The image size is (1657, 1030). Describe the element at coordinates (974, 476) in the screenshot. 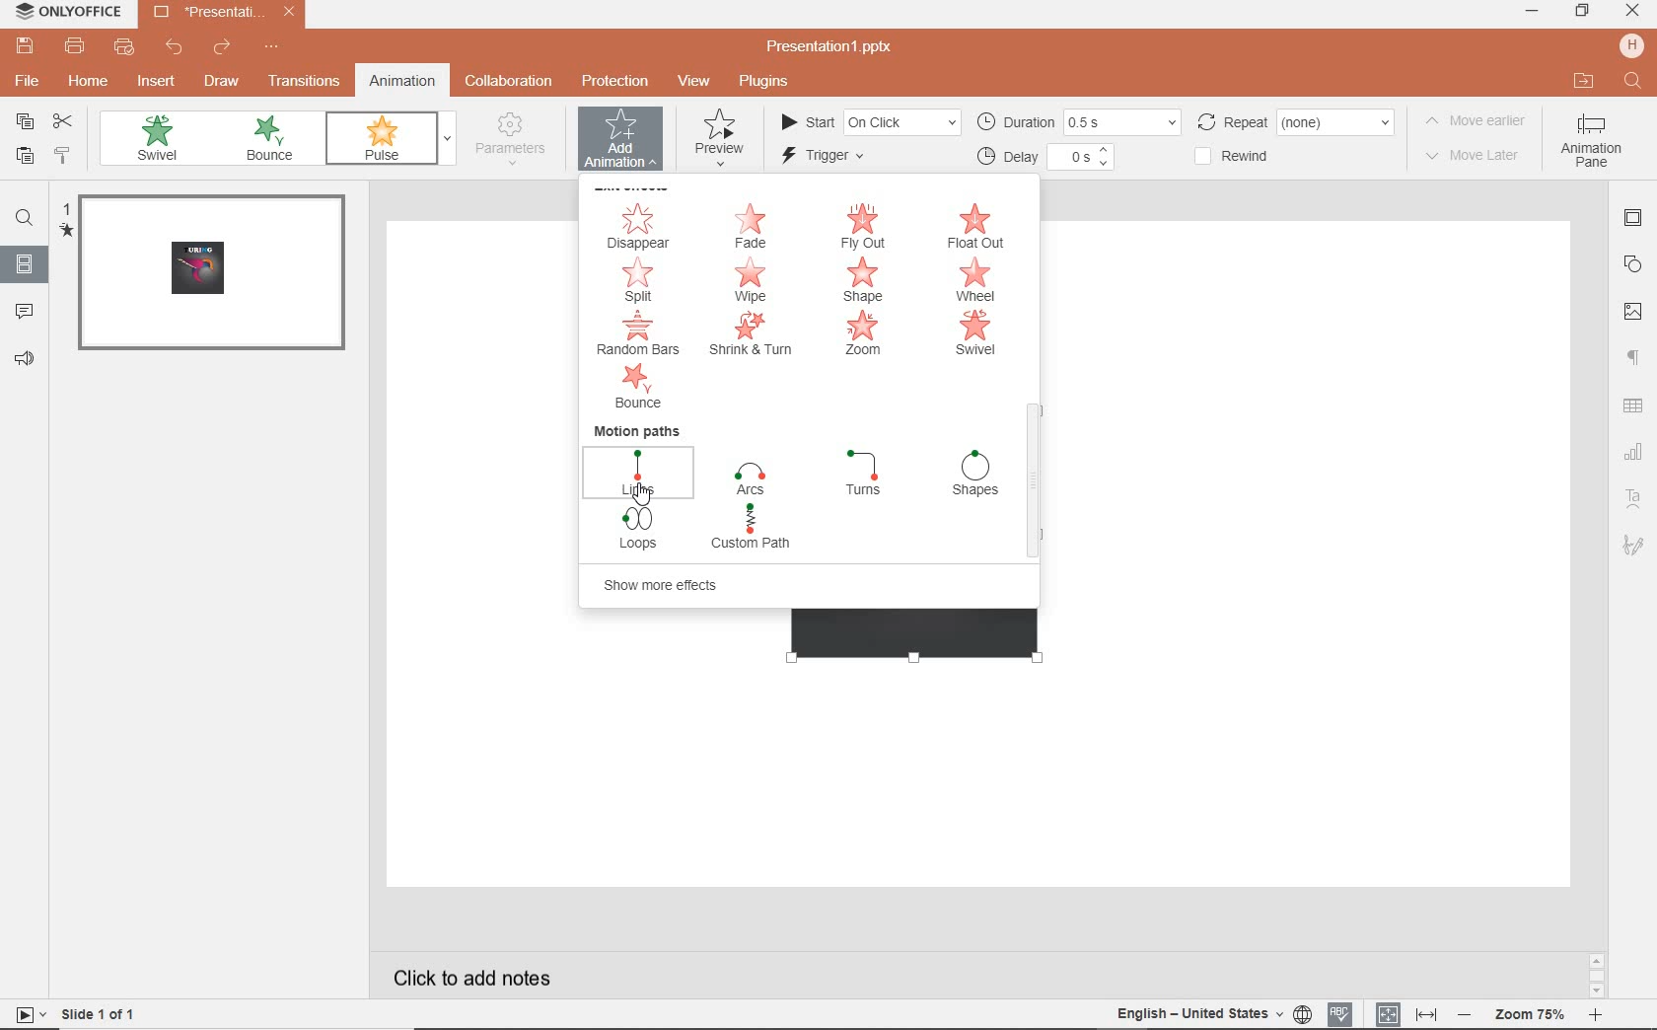

I see `shapes` at that location.